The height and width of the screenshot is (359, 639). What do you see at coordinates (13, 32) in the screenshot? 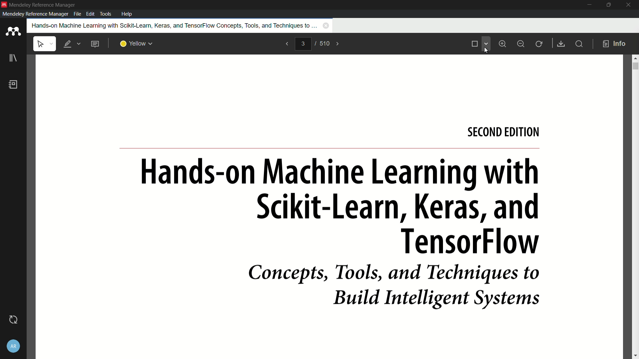
I see `app icon` at bounding box center [13, 32].